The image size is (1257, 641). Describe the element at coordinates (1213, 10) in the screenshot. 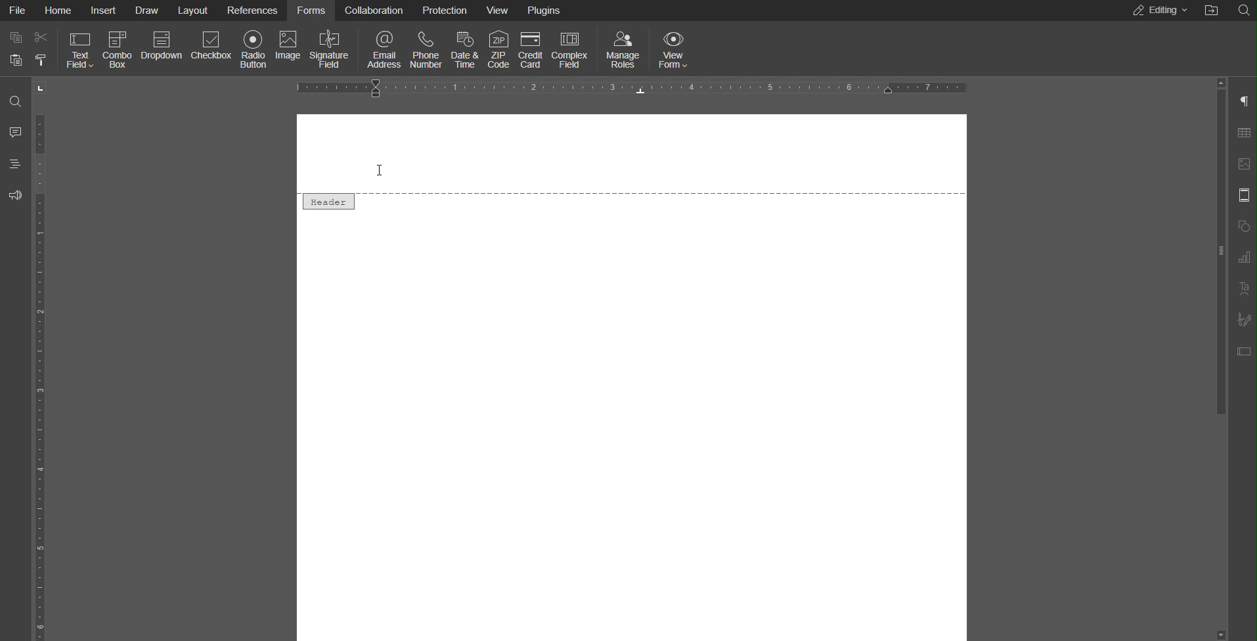

I see `Open File Location` at that location.